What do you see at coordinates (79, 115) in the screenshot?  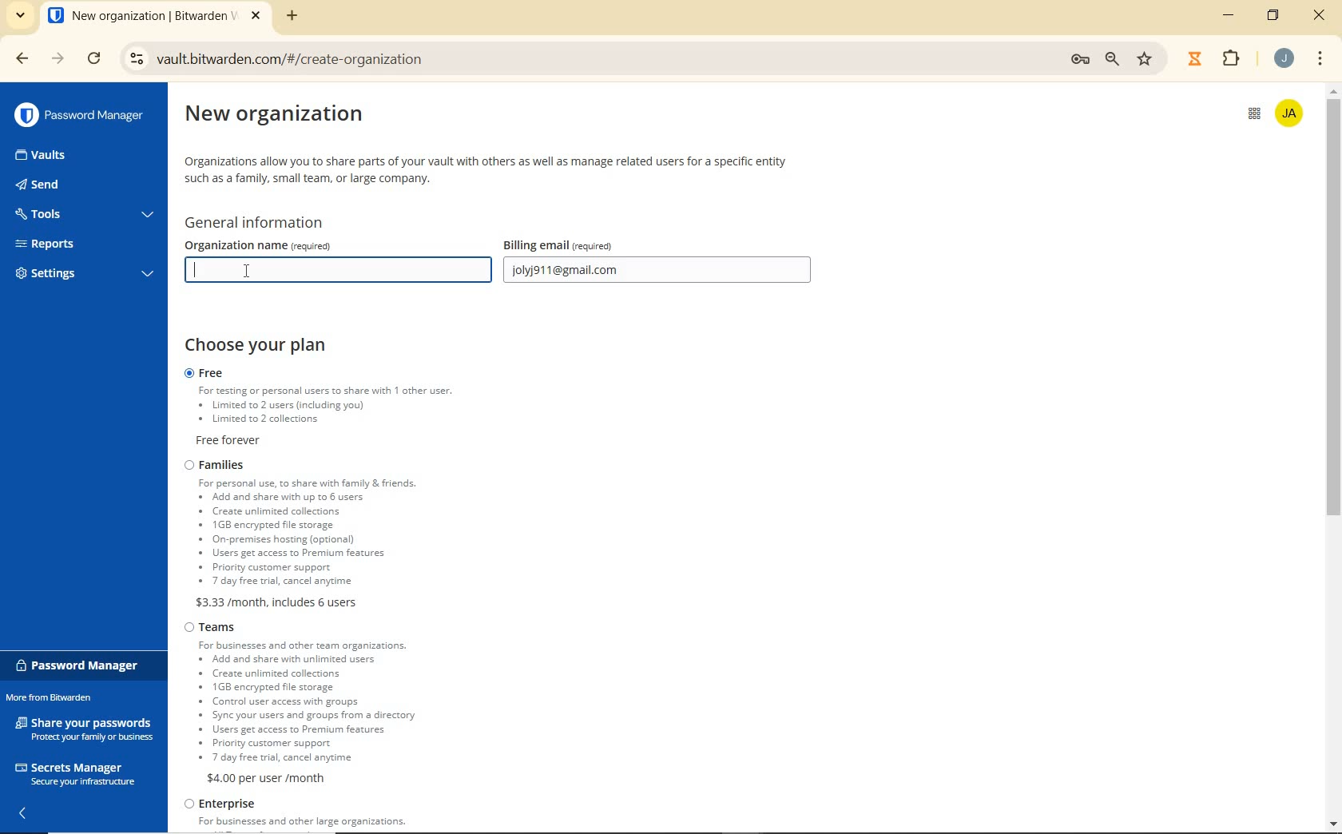 I see `password manager` at bounding box center [79, 115].